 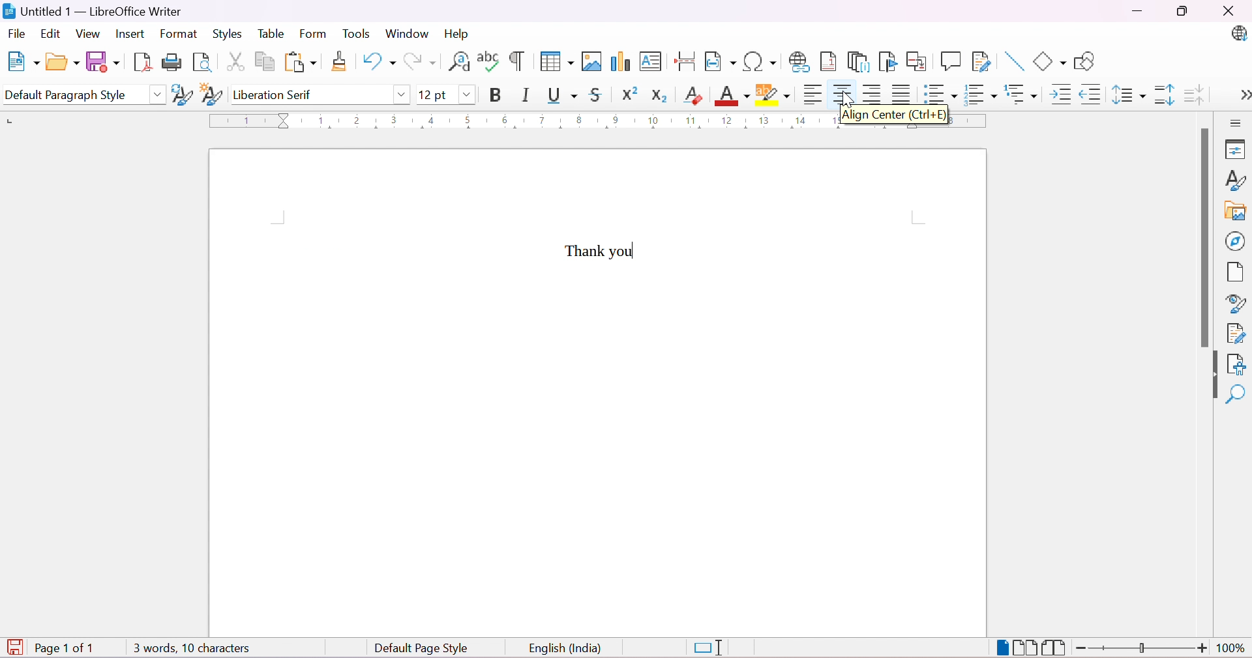 What do you see at coordinates (263, 60) in the screenshot?
I see `Copy` at bounding box center [263, 60].